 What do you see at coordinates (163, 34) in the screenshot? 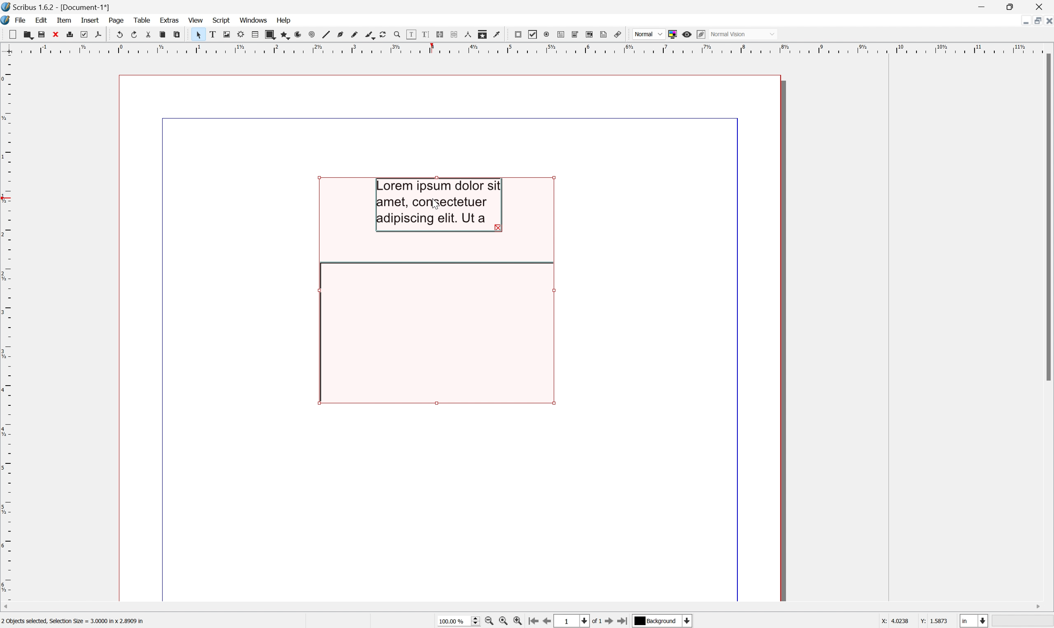
I see `Copy` at bounding box center [163, 34].